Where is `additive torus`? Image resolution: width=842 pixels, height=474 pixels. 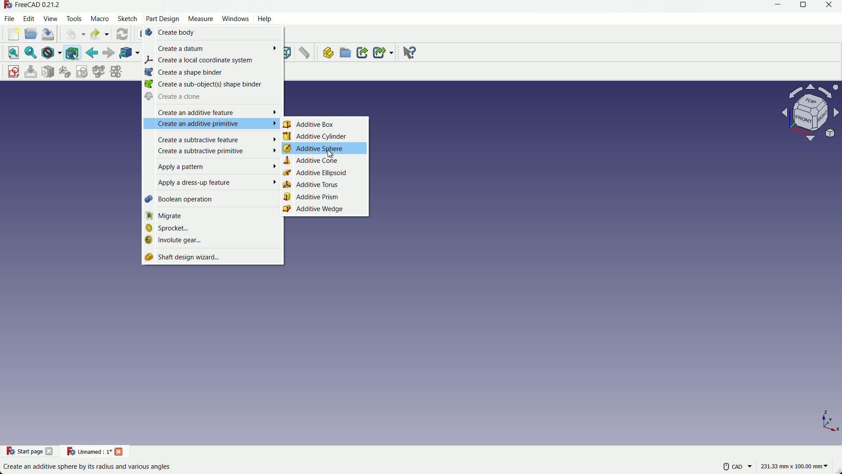 additive torus is located at coordinates (323, 186).